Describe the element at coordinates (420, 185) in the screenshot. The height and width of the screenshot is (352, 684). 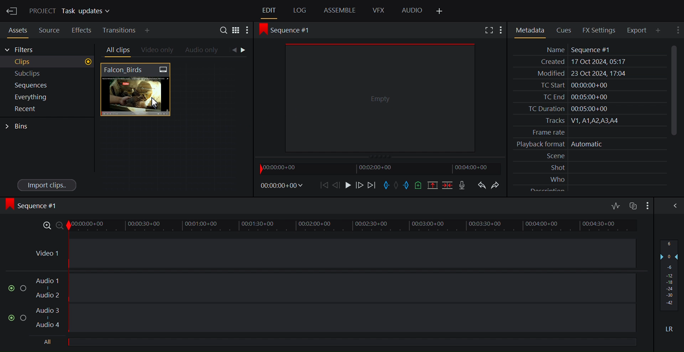
I see `Add a cue` at that location.